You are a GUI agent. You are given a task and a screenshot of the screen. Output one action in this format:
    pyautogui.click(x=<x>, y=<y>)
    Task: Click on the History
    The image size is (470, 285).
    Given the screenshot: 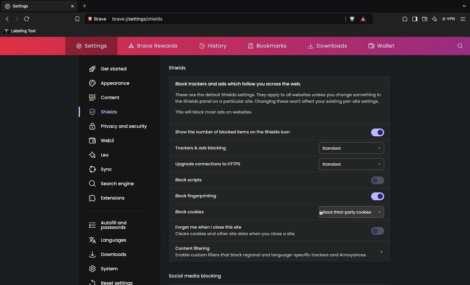 What is the action you would take?
    pyautogui.click(x=214, y=46)
    